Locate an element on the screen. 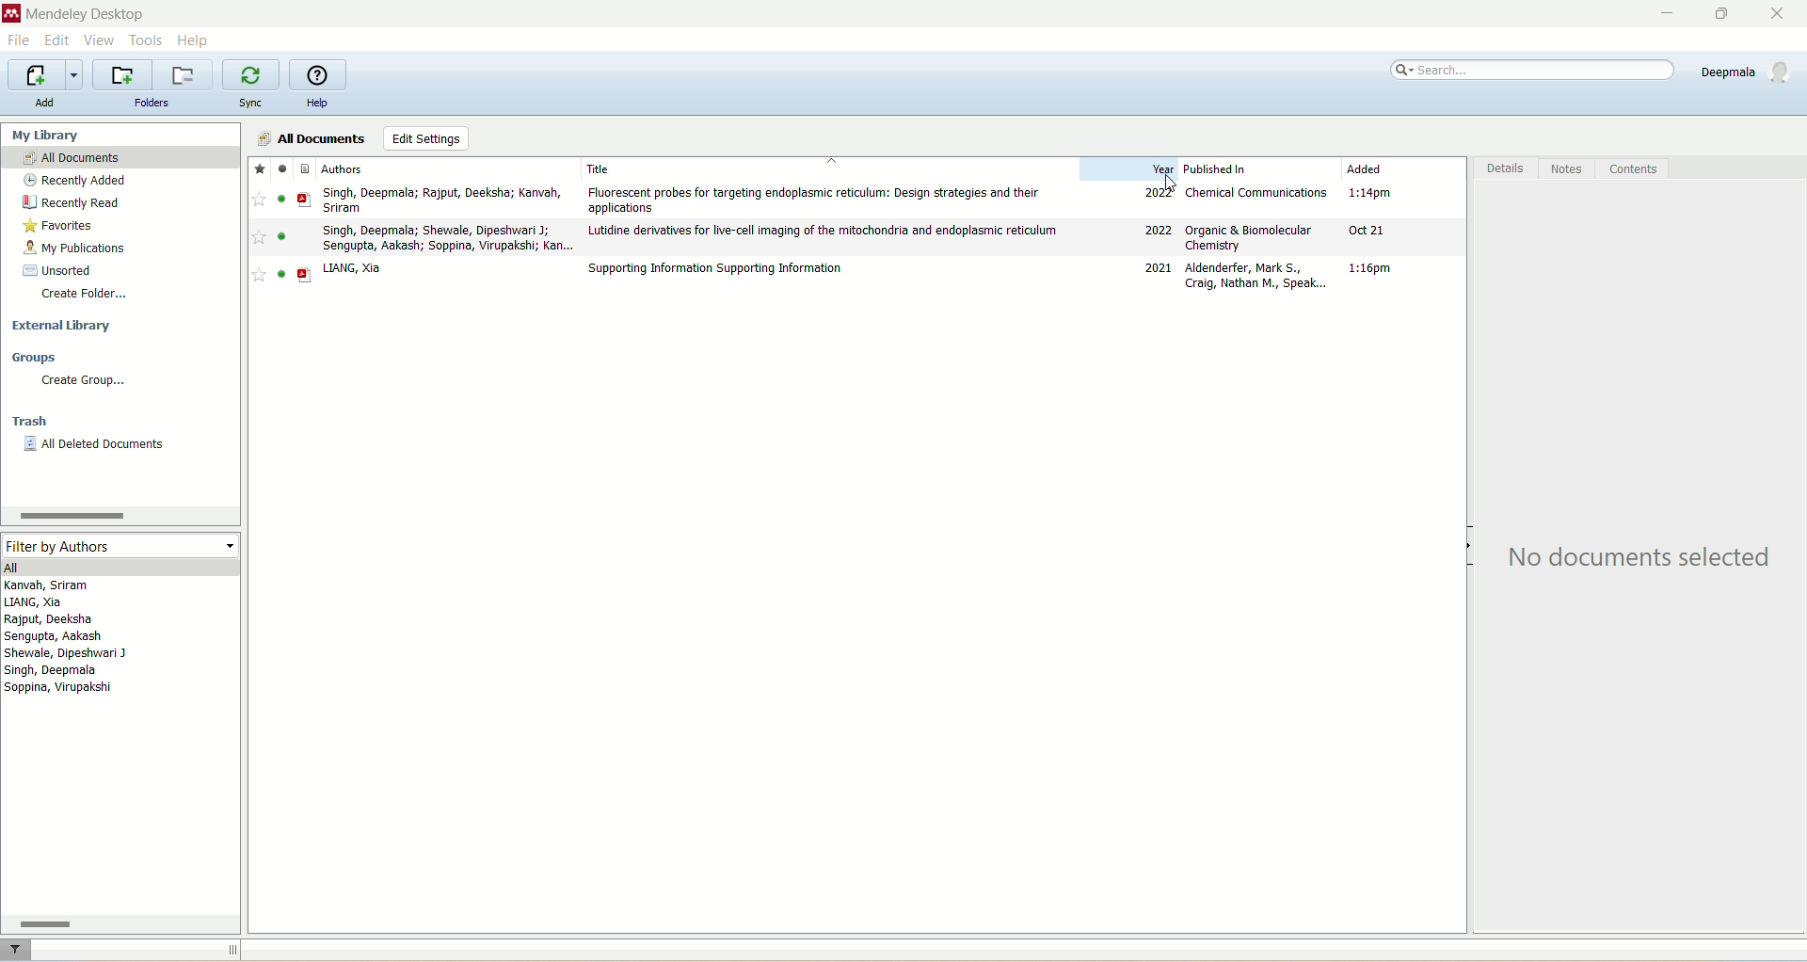 The height and width of the screenshot is (962, 1807). cursor is located at coordinates (1173, 185).